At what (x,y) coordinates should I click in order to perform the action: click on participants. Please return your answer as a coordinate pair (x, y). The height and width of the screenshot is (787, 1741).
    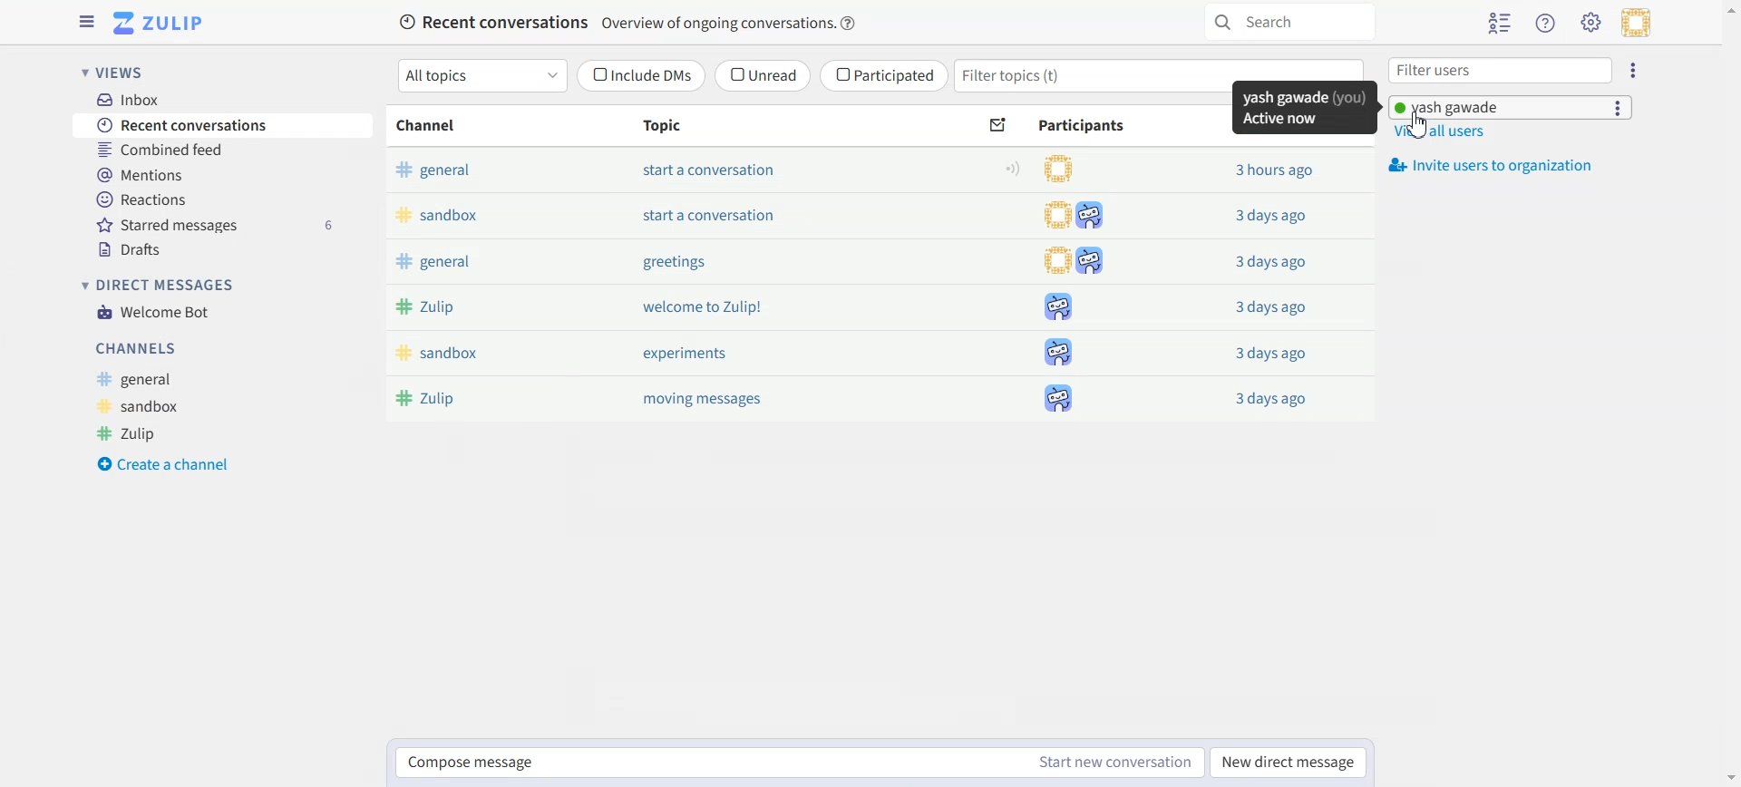
    Looking at the image, I should click on (1059, 171).